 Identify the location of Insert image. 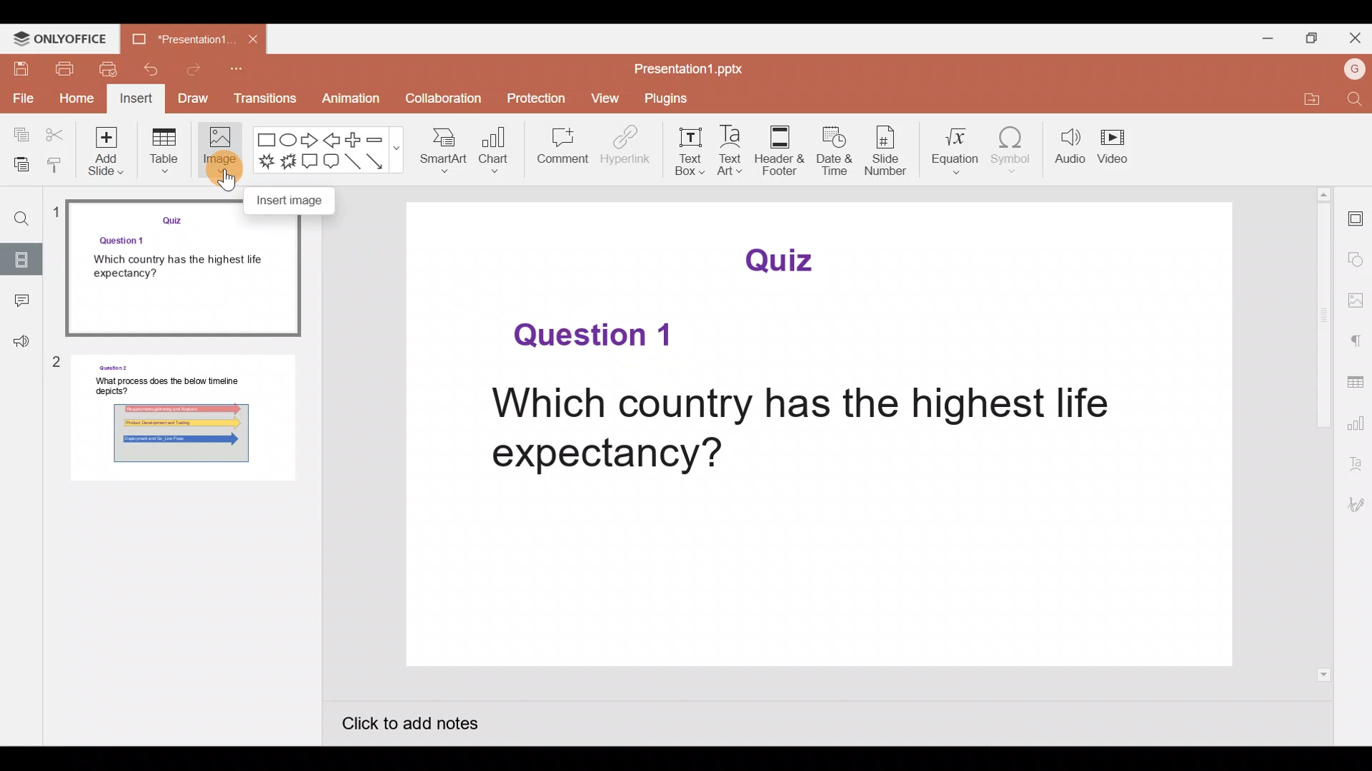
(297, 200).